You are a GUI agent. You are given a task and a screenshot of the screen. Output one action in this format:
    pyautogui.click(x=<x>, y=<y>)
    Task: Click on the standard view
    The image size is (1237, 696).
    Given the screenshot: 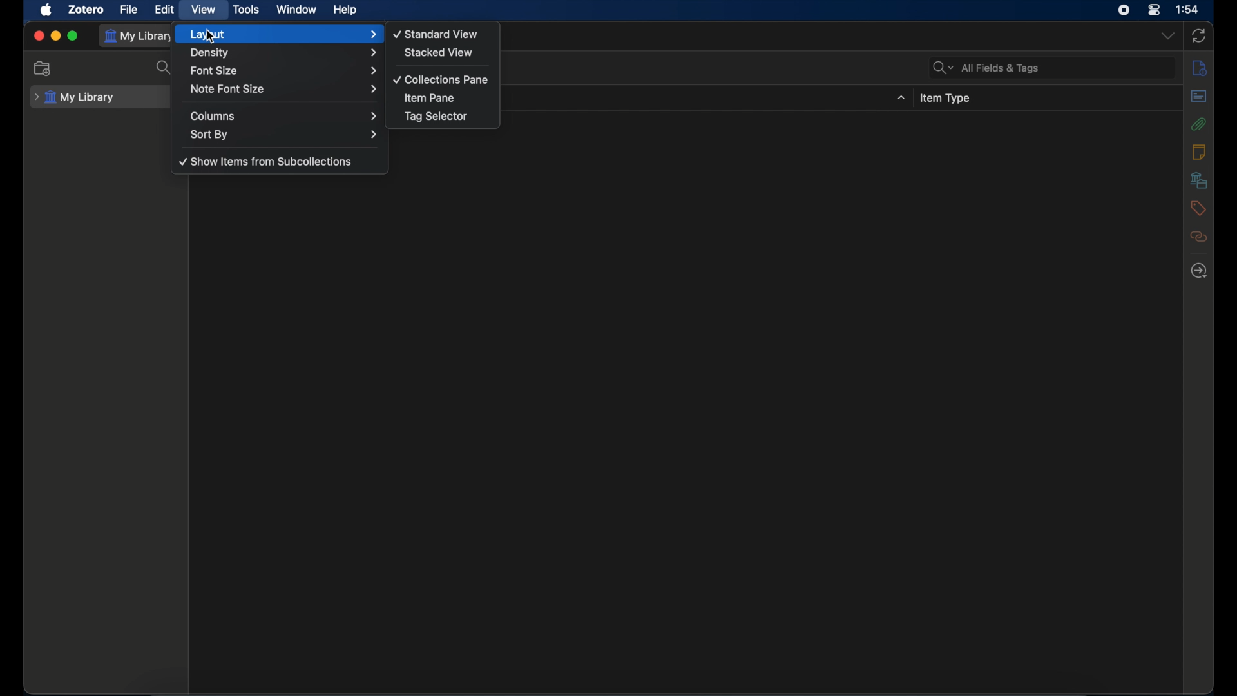 What is the action you would take?
    pyautogui.click(x=437, y=34)
    